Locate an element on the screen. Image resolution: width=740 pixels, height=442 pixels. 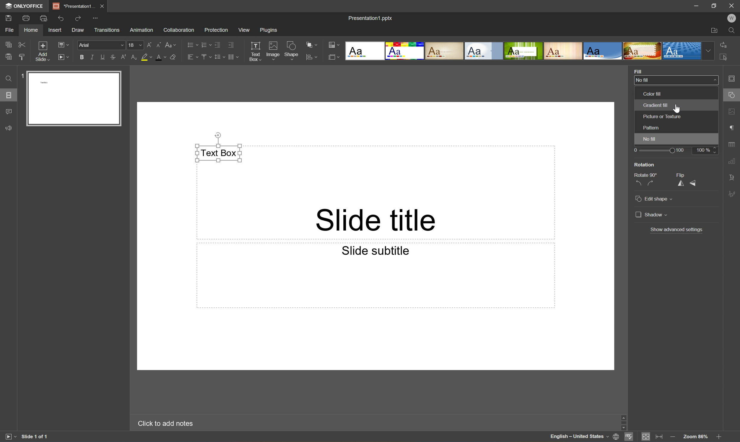
Flip is located at coordinates (681, 175).